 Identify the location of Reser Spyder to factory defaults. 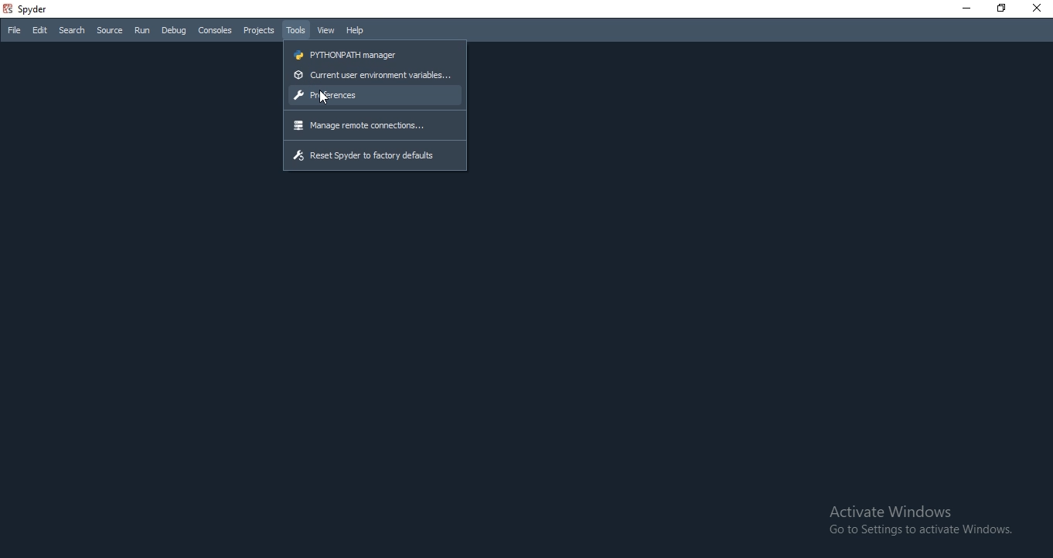
(364, 153).